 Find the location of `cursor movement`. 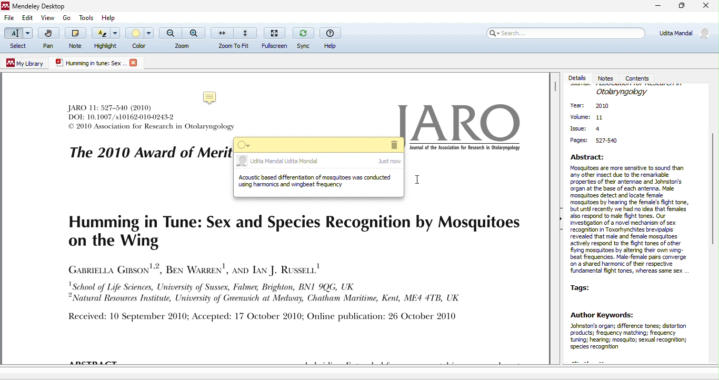

cursor movement is located at coordinates (419, 181).